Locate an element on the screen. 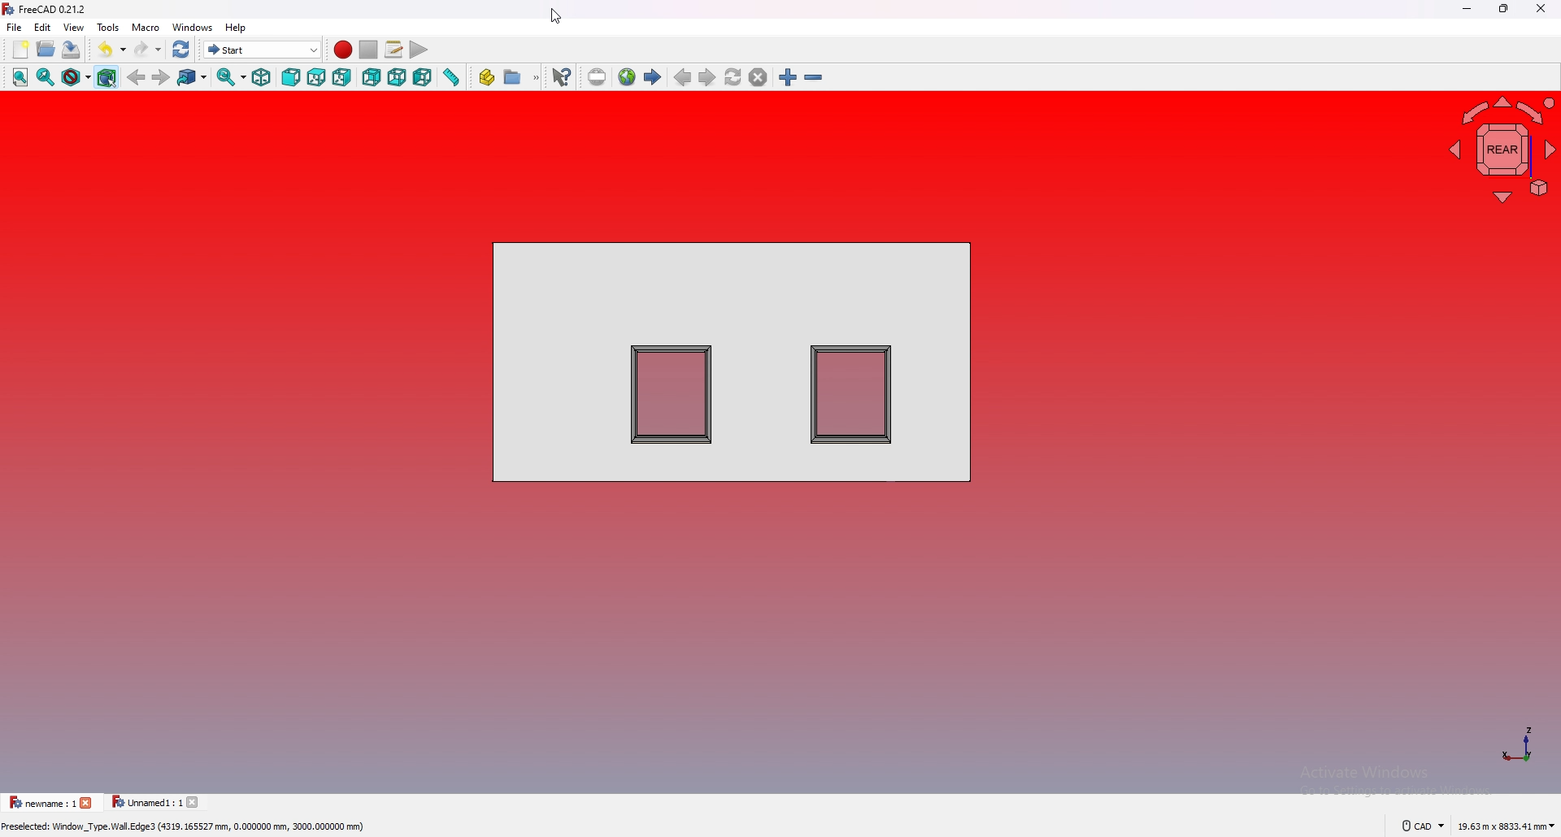  next page is located at coordinates (707, 77).